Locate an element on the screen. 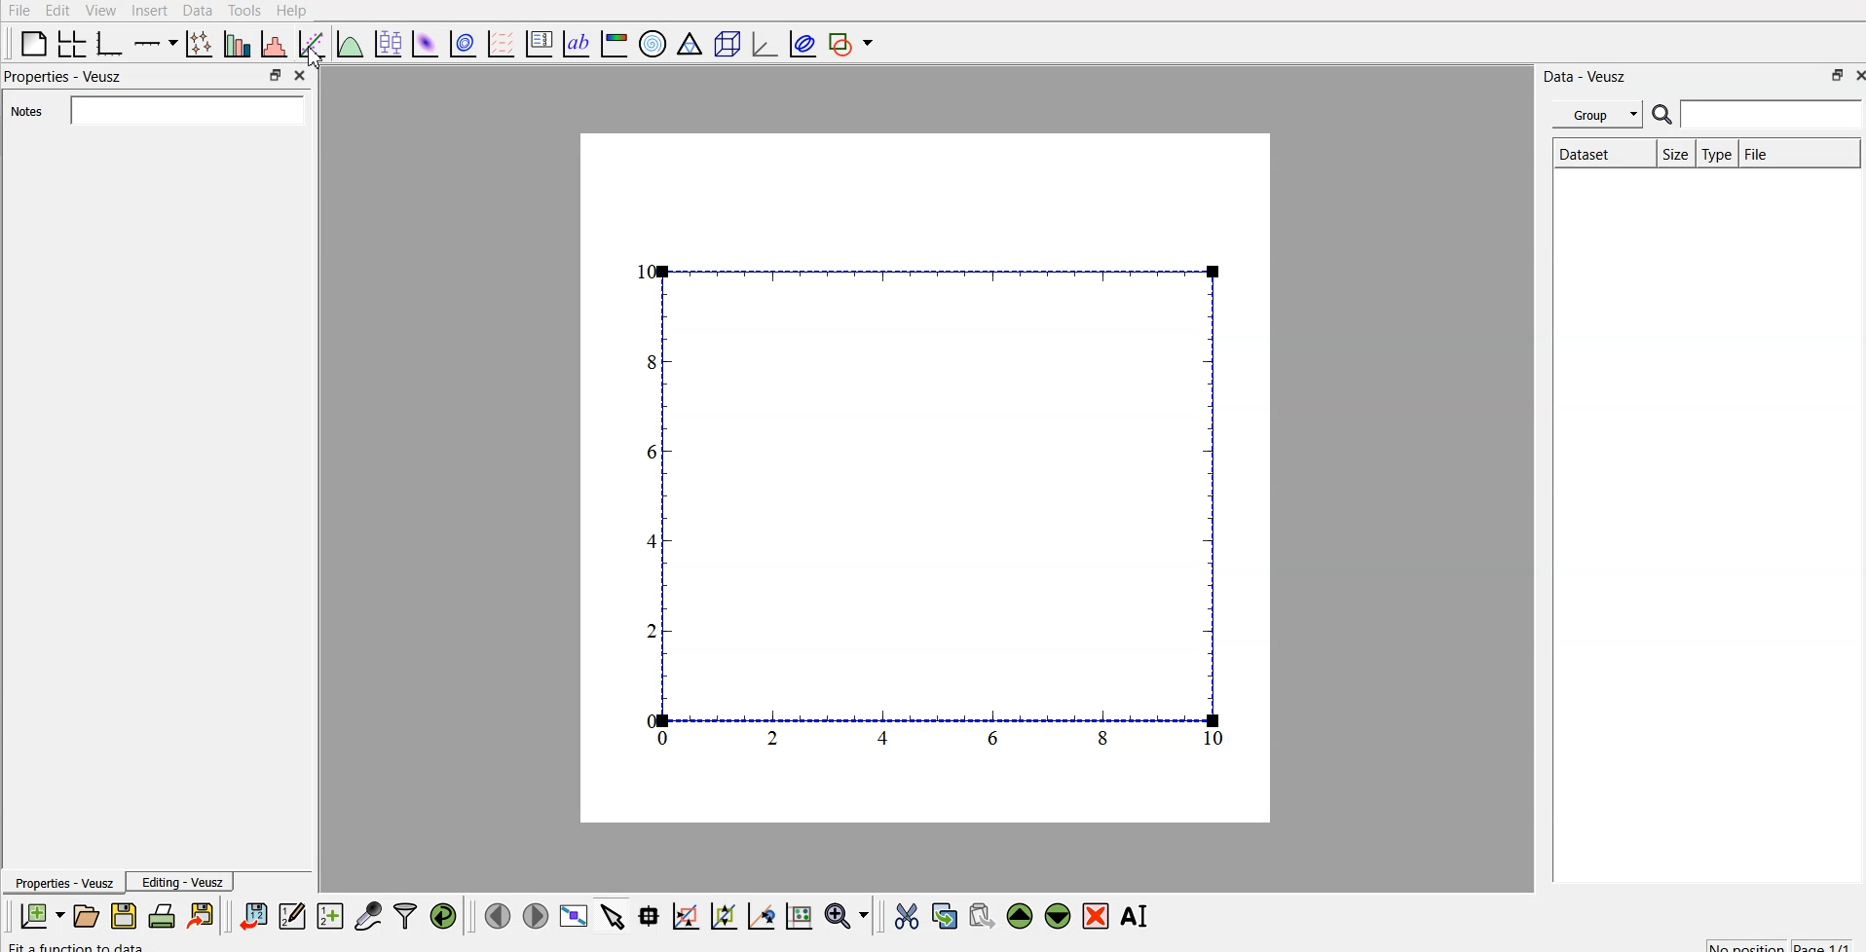 The height and width of the screenshot is (952, 1866). plot box plots is located at coordinates (389, 45).